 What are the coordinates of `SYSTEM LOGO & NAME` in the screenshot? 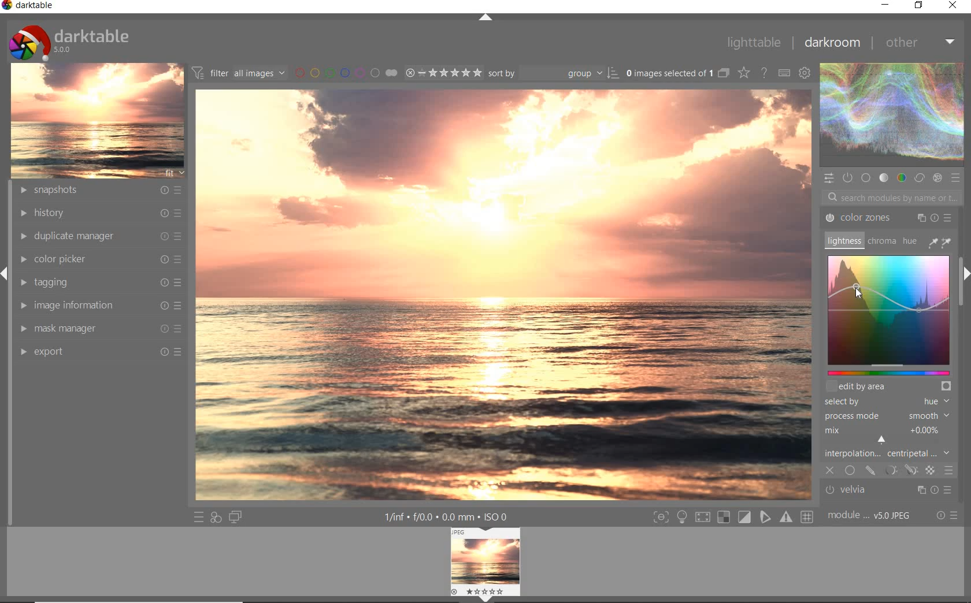 It's located at (69, 40).